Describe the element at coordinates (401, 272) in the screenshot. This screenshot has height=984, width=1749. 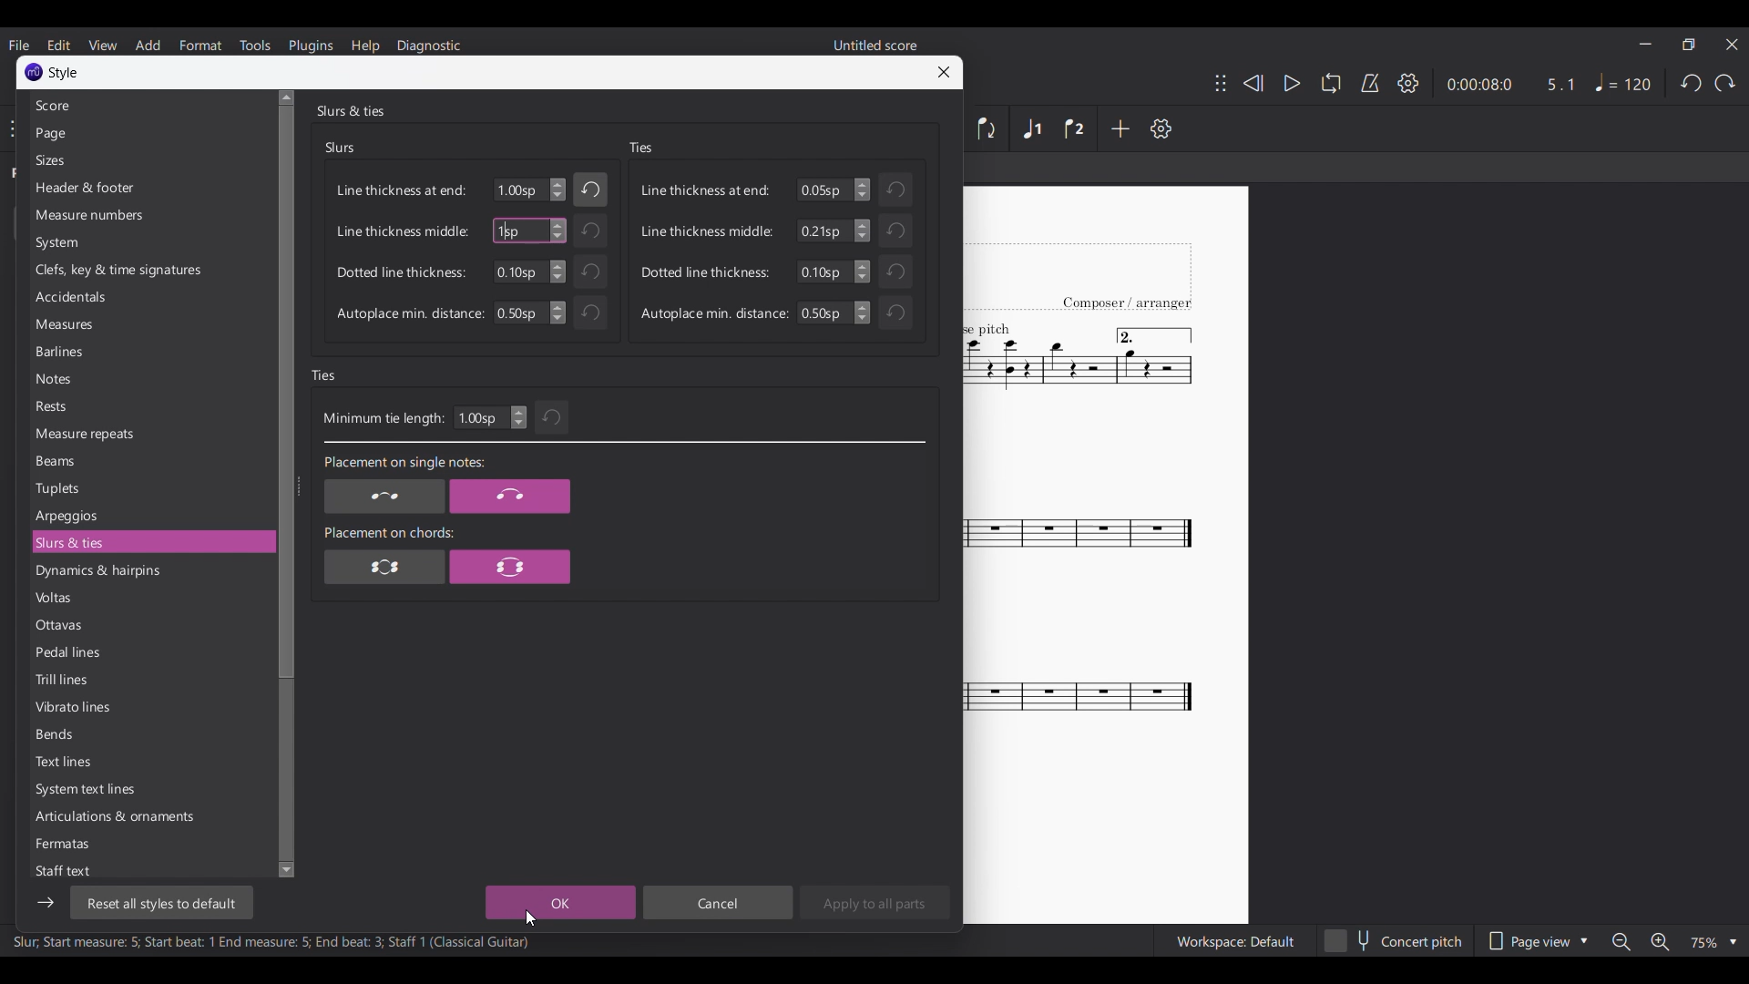
I see `Dotted line thickness` at that location.